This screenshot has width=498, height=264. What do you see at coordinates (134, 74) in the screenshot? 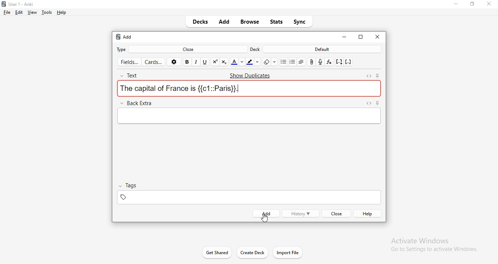
I see `text` at bounding box center [134, 74].